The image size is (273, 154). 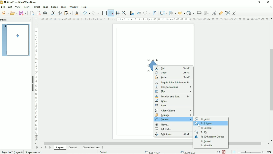 What do you see at coordinates (86, 12) in the screenshot?
I see `Undo` at bounding box center [86, 12].